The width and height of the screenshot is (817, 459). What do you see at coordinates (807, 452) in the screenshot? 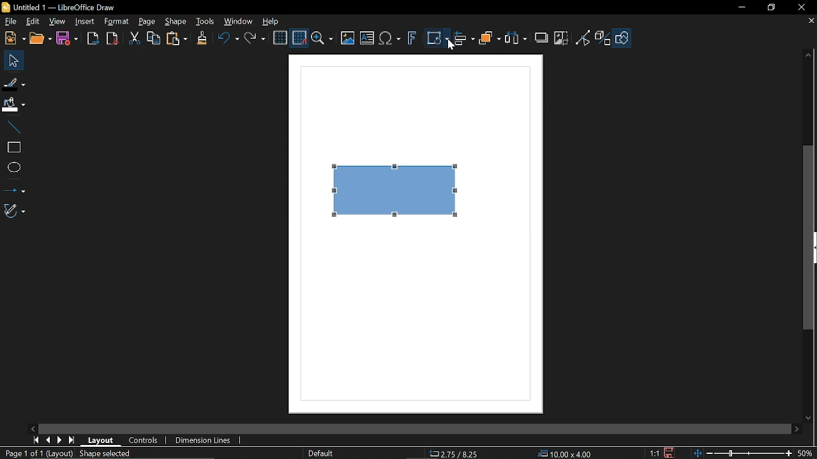
I see `50% (Current Zoom)` at bounding box center [807, 452].